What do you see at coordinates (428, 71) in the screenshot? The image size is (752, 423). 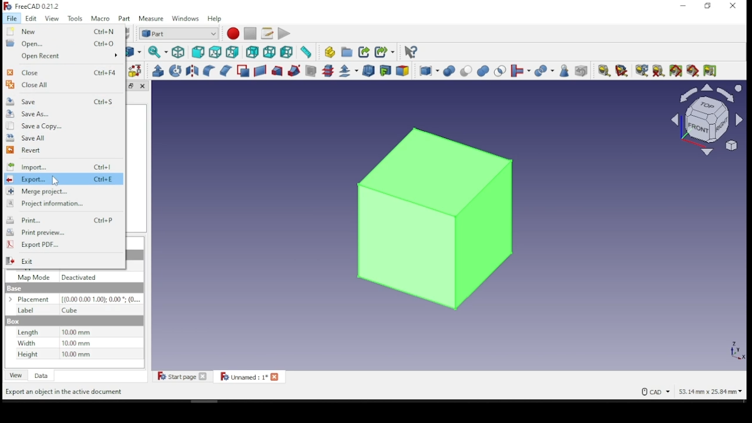 I see `compound tools` at bounding box center [428, 71].